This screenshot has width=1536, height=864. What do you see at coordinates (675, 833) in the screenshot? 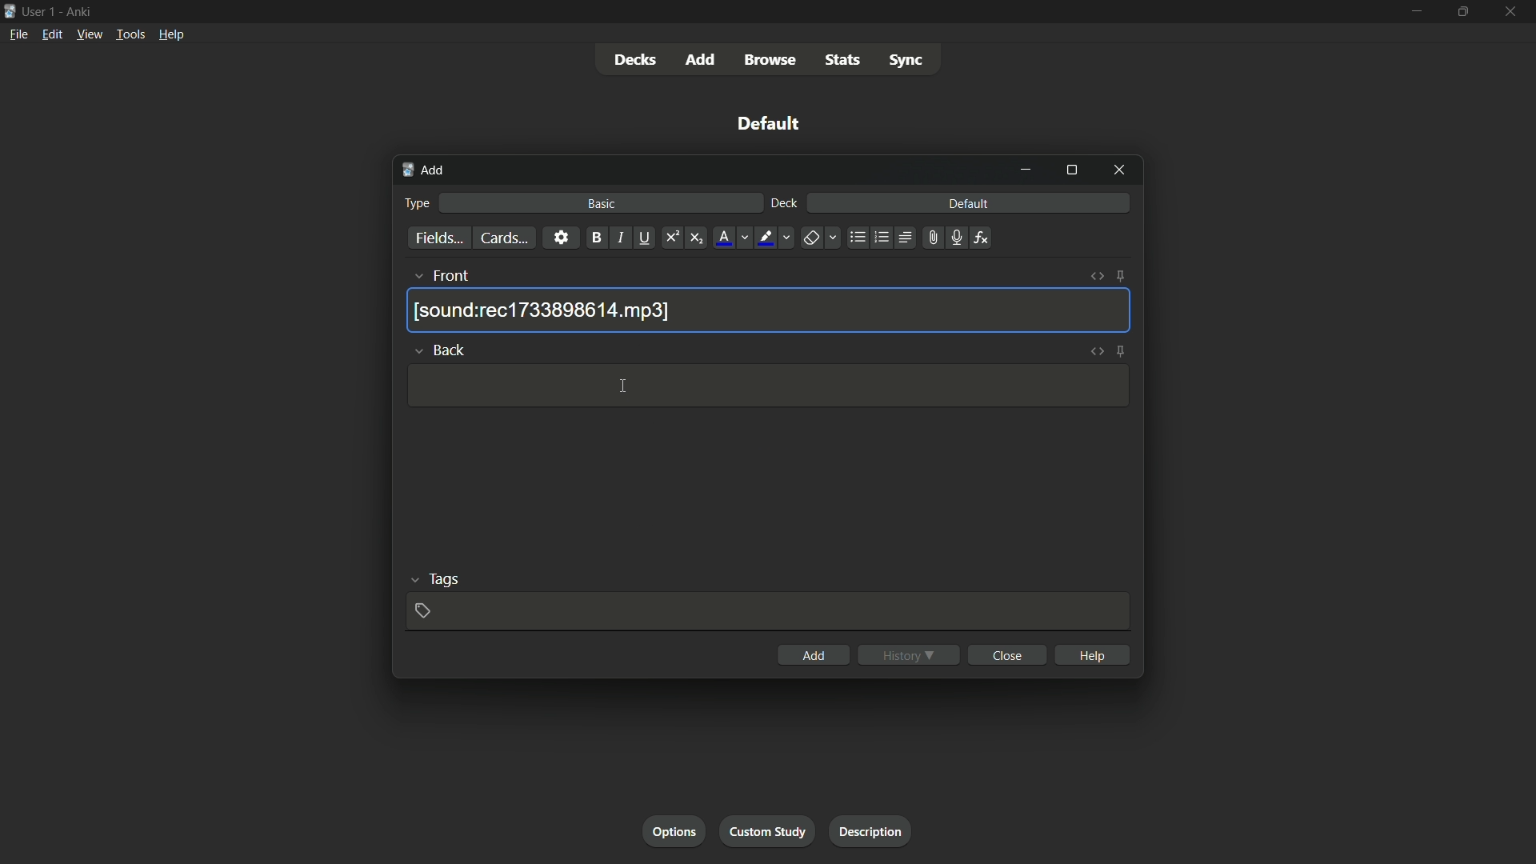
I see `options` at bounding box center [675, 833].